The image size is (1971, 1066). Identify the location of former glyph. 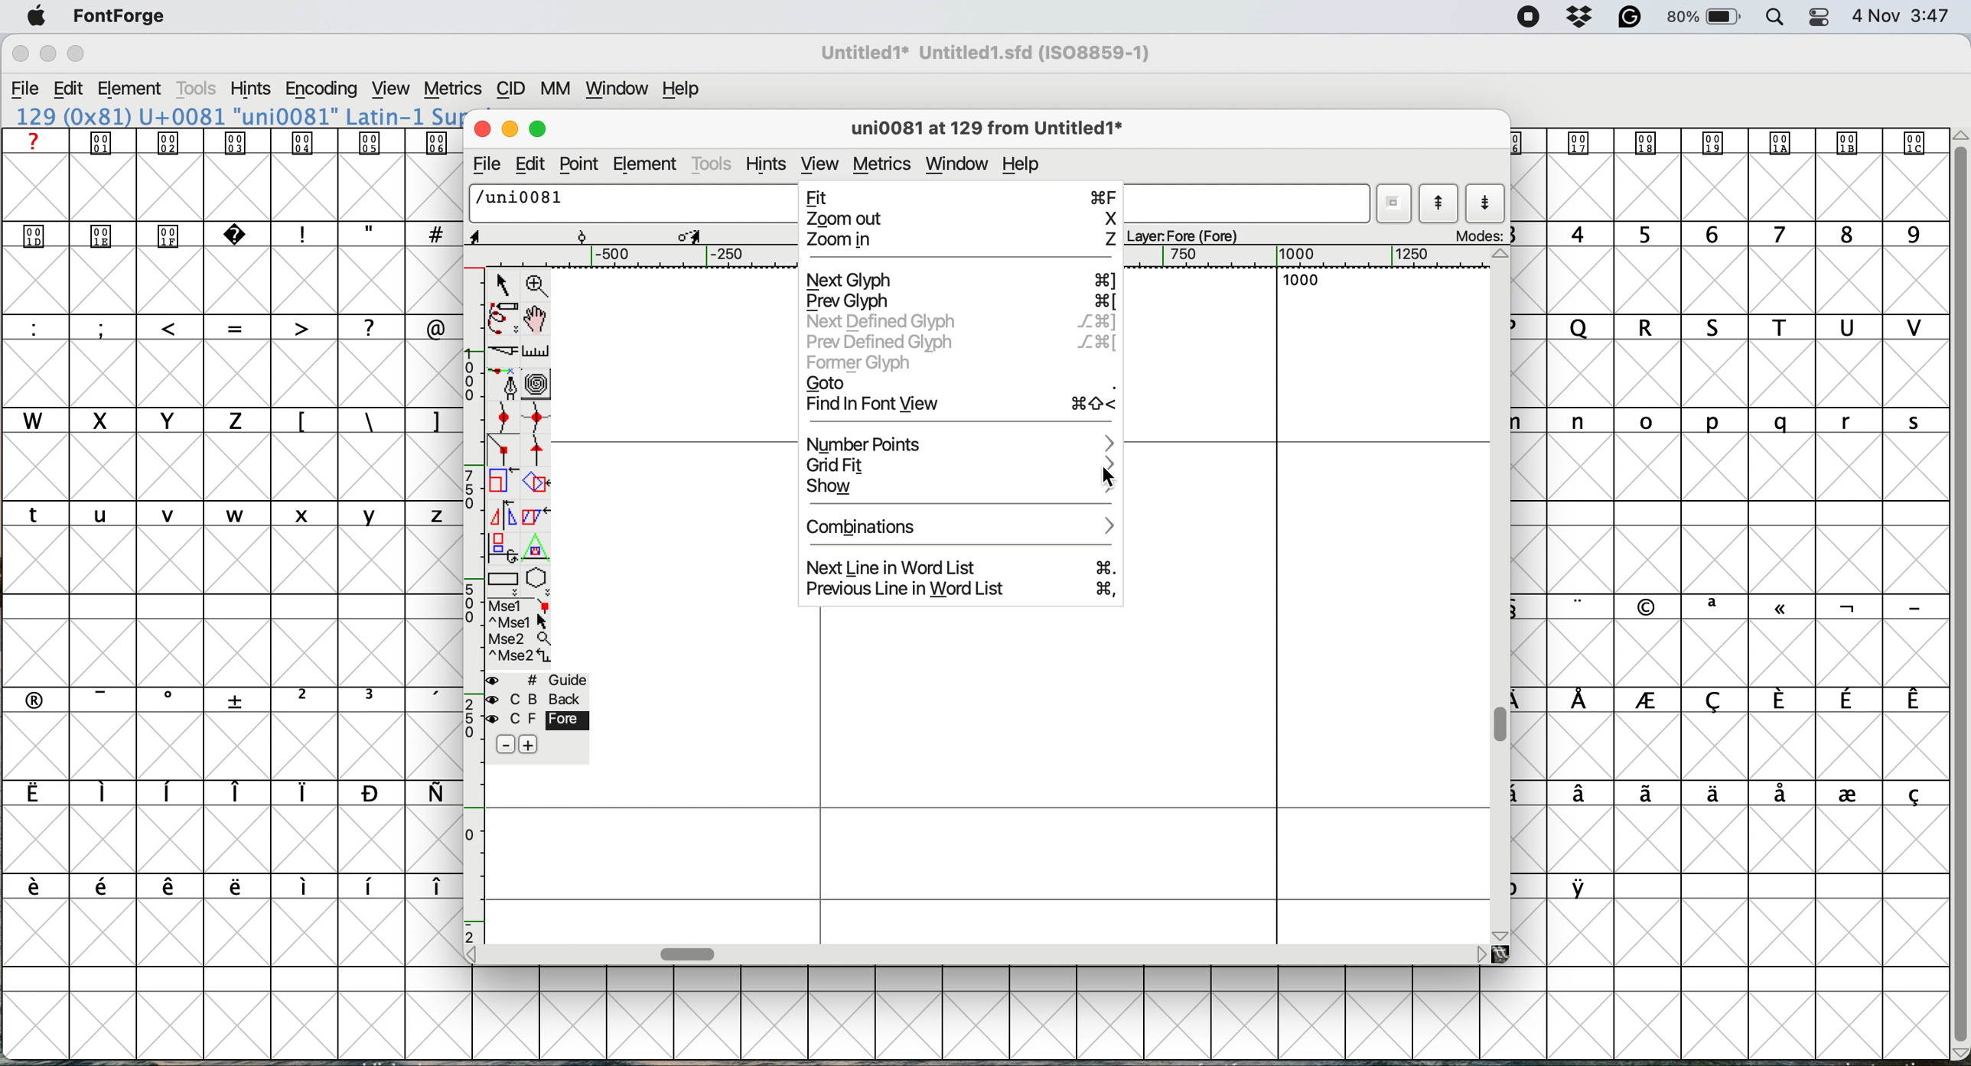
(861, 363).